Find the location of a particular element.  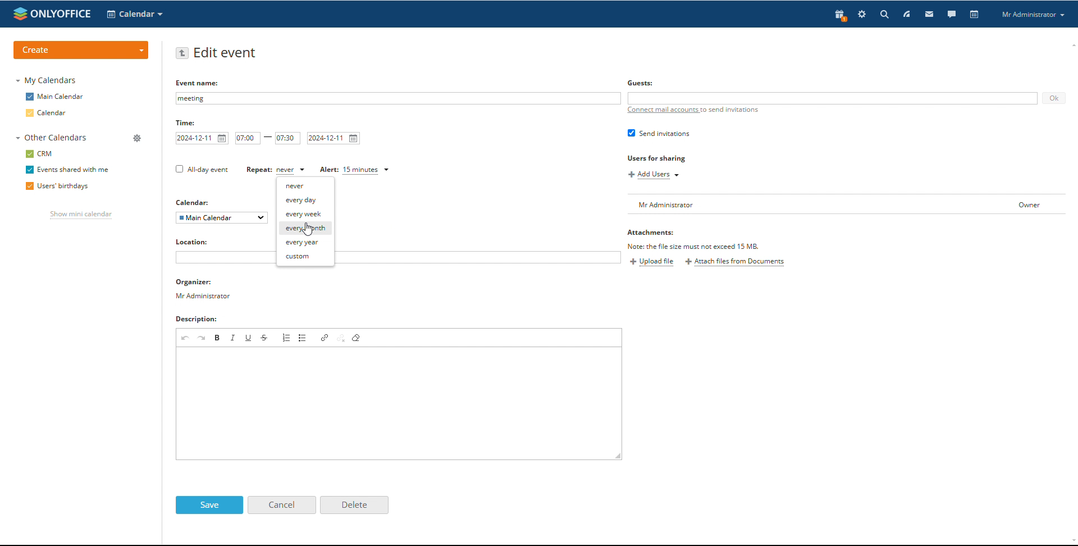

organizer is located at coordinates (204, 283).